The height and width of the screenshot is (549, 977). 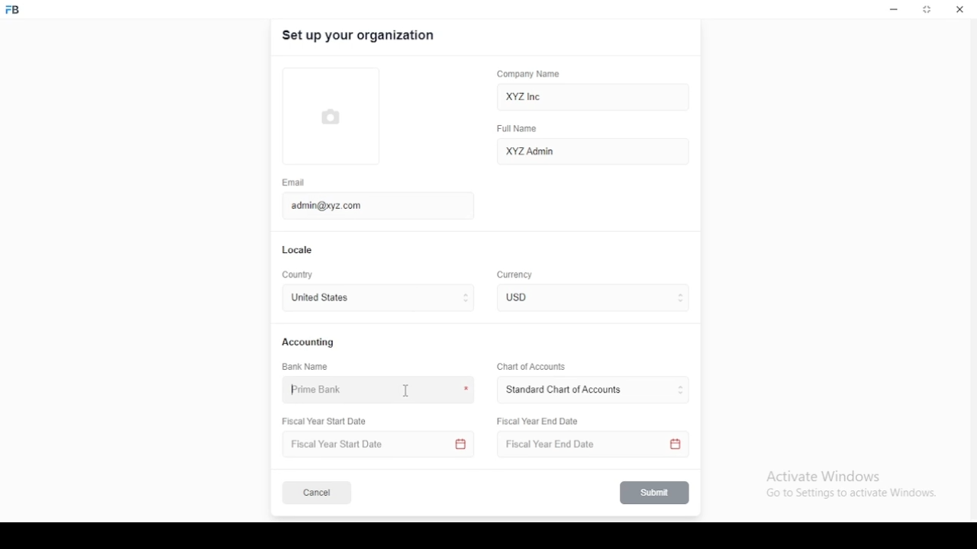 I want to click on united states, so click(x=319, y=299).